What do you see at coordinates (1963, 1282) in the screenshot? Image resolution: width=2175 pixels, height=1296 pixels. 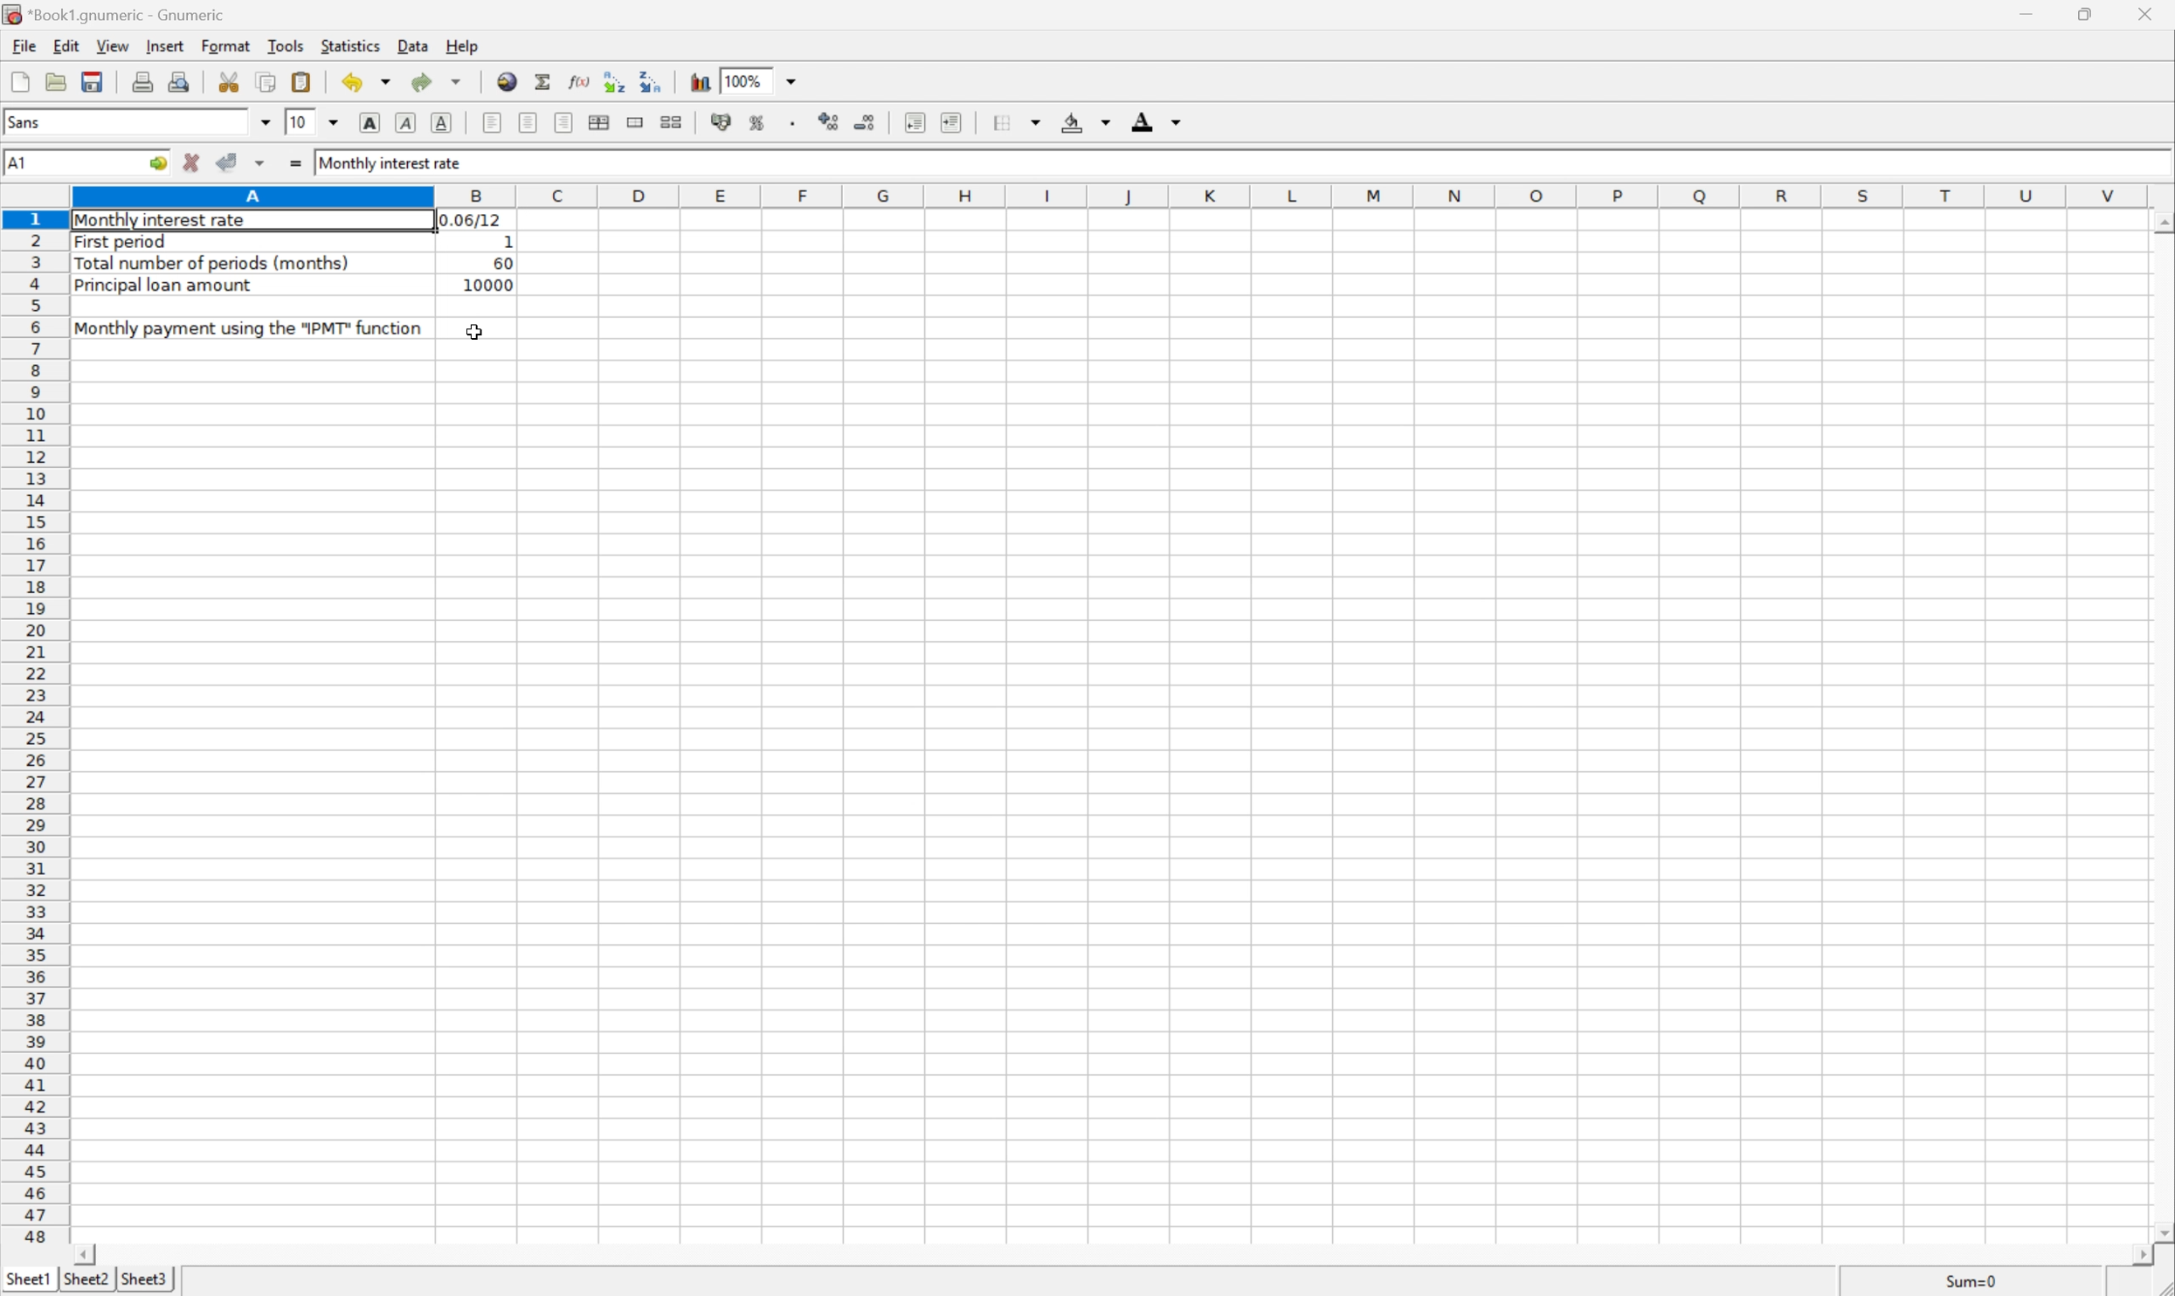 I see `Sum=0` at bounding box center [1963, 1282].